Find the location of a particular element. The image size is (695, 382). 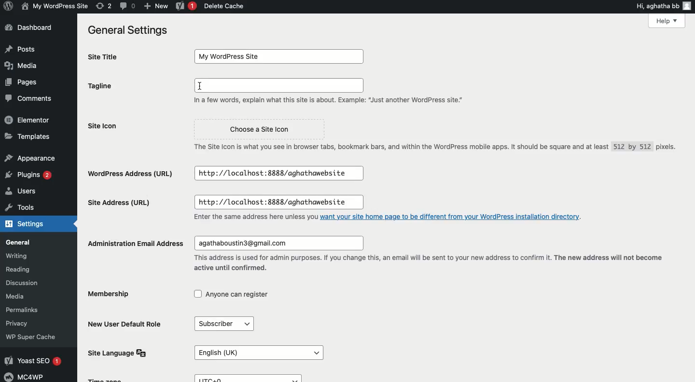

My wordpress Site is located at coordinates (54, 6).